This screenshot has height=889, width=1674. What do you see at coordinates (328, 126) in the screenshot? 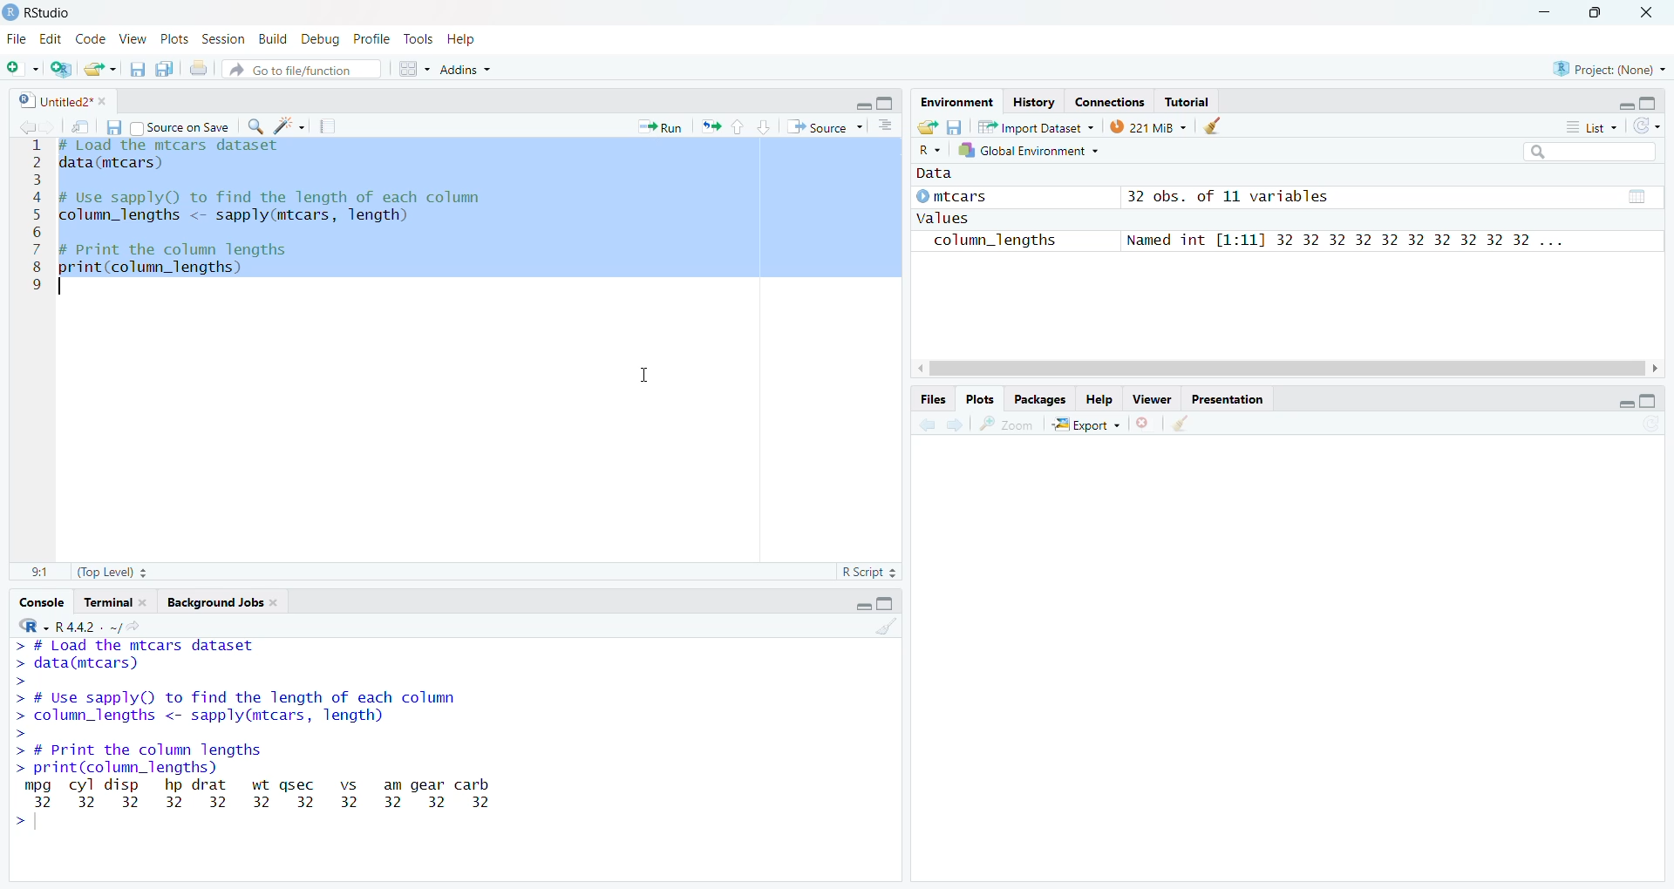
I see `Compile report` at bounding box center [328, 126].